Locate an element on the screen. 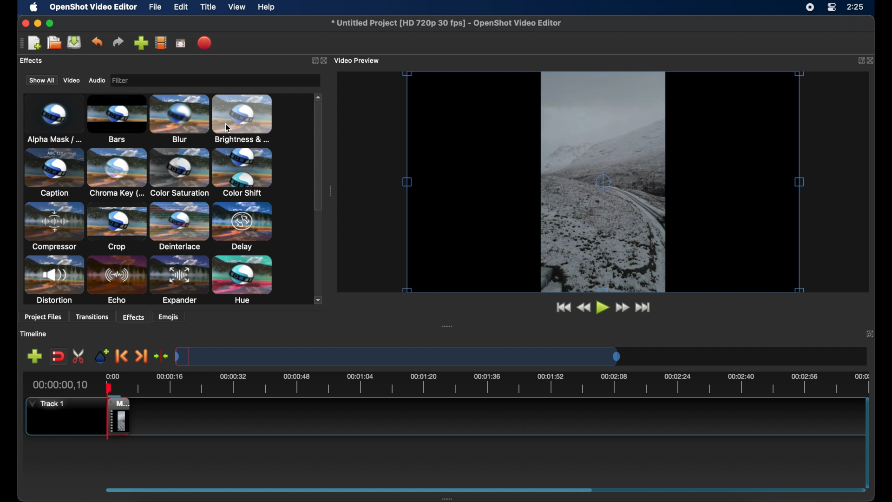 This screenshot has height=502, width=892. caption is located at coordinates (53, 173).